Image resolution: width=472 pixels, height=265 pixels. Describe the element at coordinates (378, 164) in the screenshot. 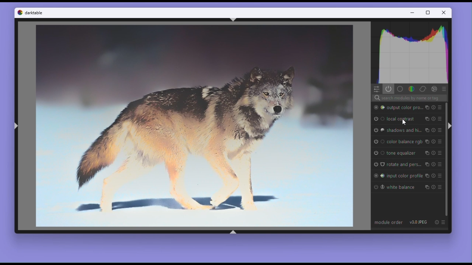

I see `'rotate and perspective' is switched off` at that location.